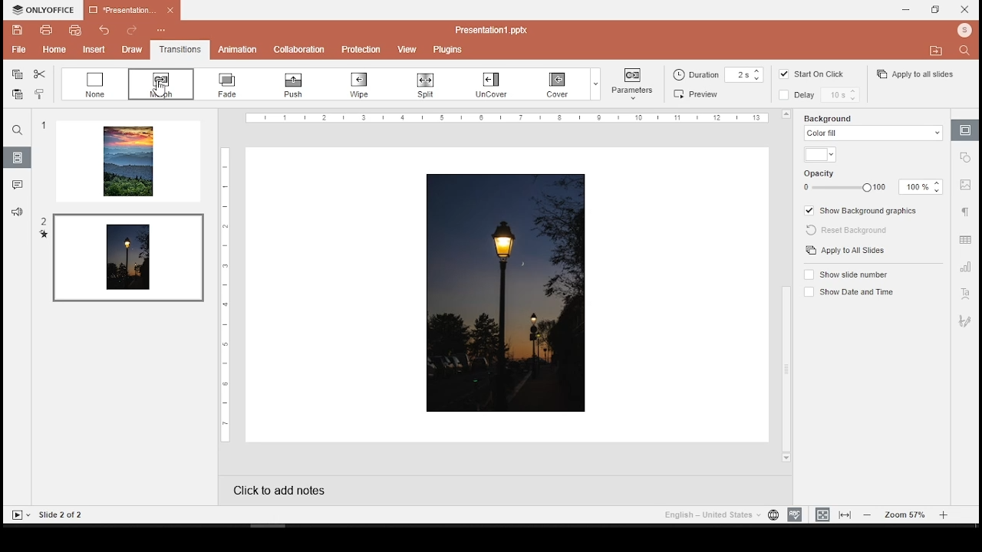 This screenshot has width=982, height=552. Describe the element at coordinates (41, 9) in the screenshot. I see `onlyoffice` at that location.